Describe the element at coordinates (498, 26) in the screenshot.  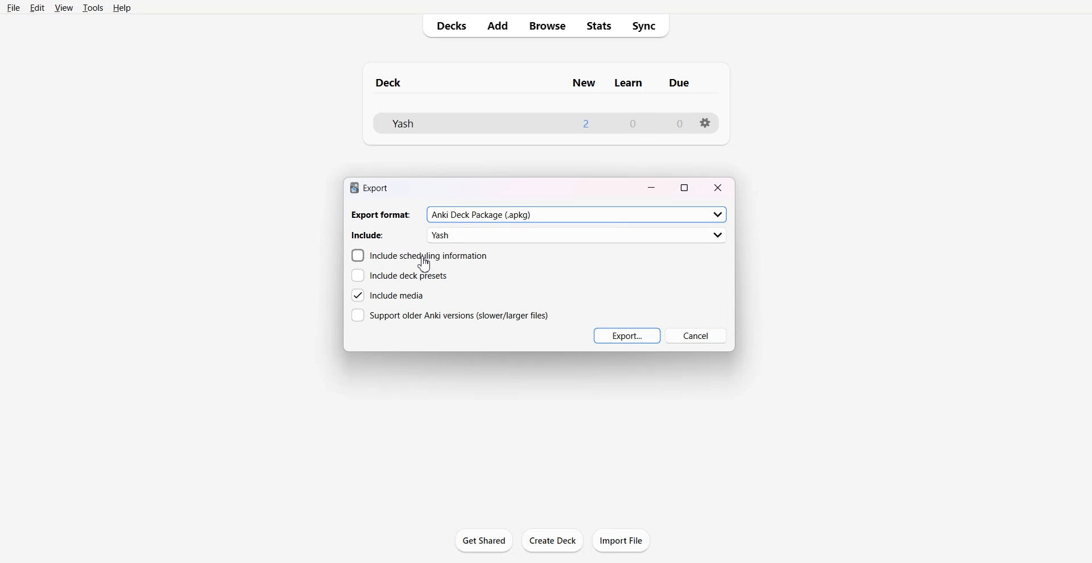
I see `Add` at that location.